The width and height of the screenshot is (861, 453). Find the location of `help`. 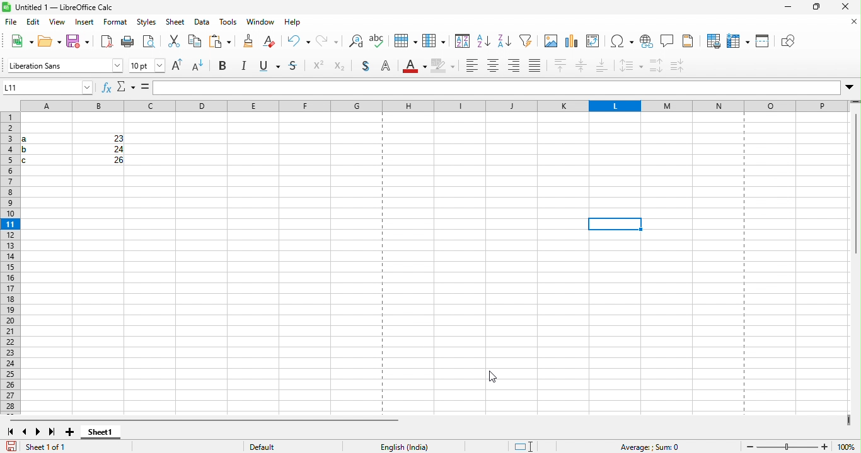

help is located at coordinates (291, 23).